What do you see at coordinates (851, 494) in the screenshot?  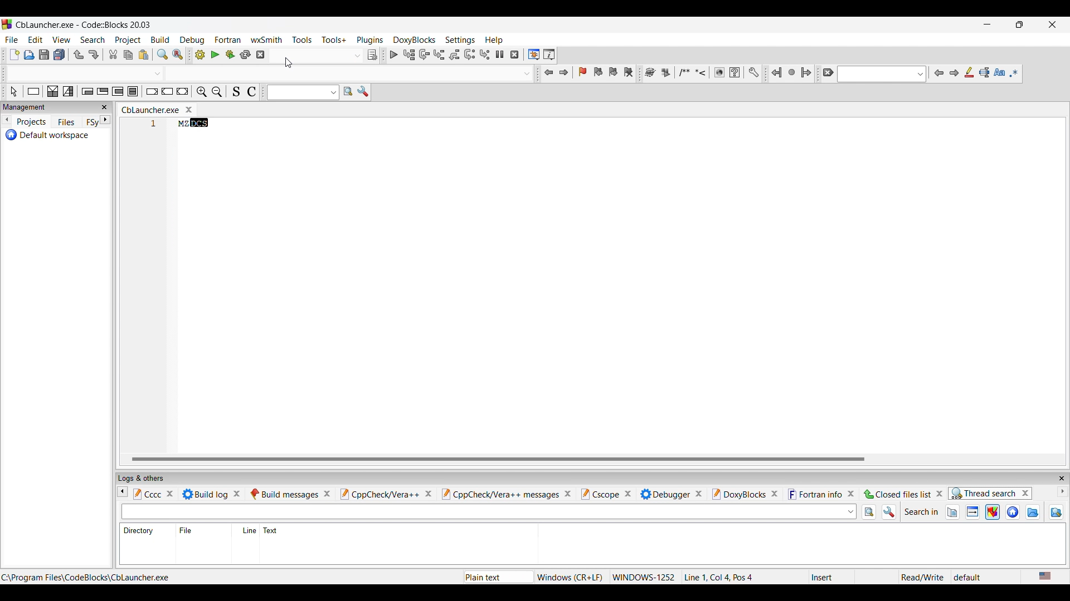 I see `Close fortran info` at bounding box center [851, 494].